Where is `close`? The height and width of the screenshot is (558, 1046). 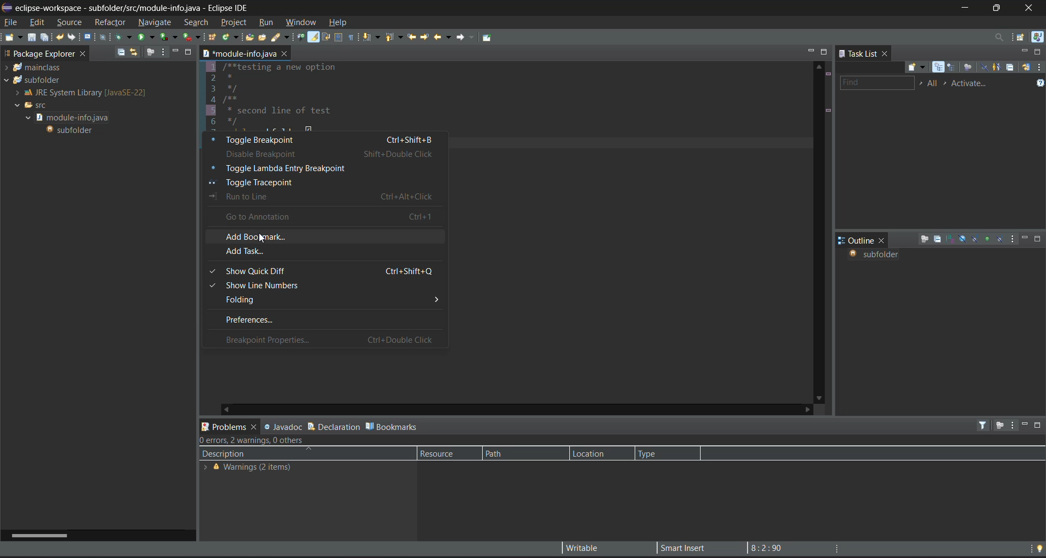 close is located at coordinates (1033, 8).